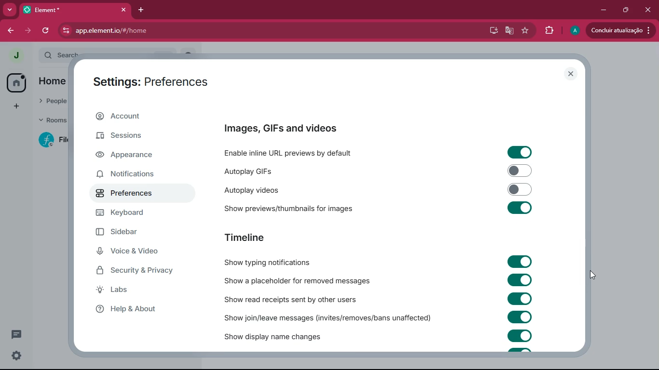 Image resolution: width=659 pixels, height=370 pixels. I want to click on enable inline URL previews by default, so click(313, 152).